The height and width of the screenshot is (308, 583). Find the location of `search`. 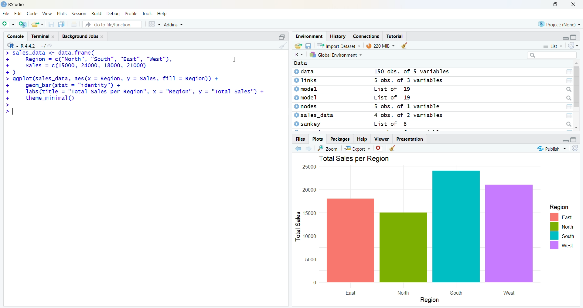

search is located at coordinates (569, 98).